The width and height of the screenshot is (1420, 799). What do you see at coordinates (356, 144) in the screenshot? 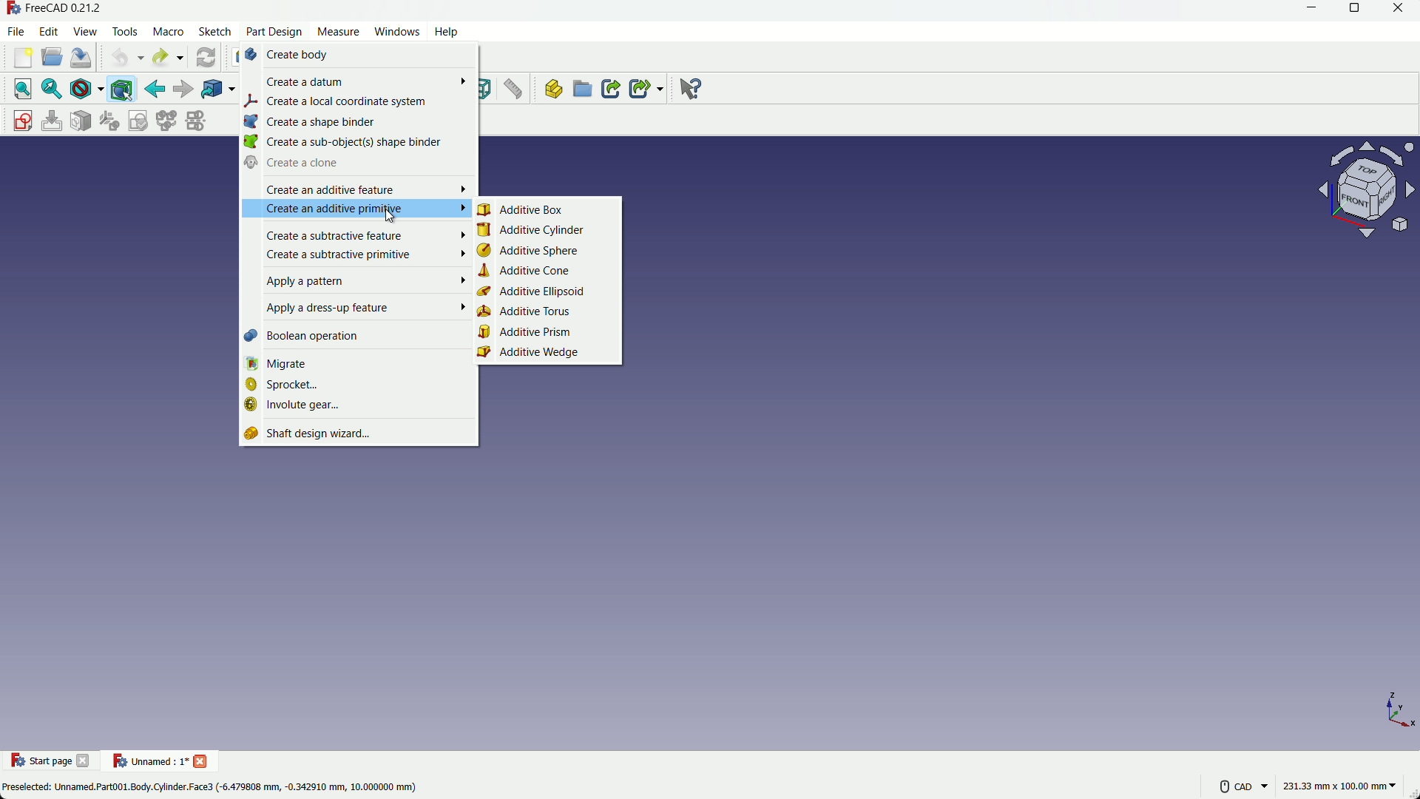
I see `create a sub objects sub binder` at bounding box center [356, 144].